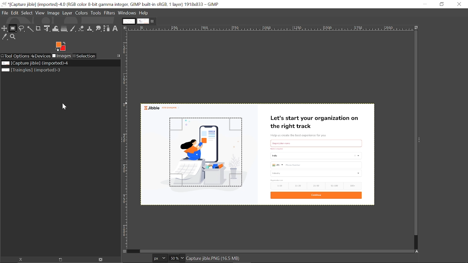  What do you see at coordinates (115, 28) in the screenshot?
I see `Add text` at bounding box center [115, 28].